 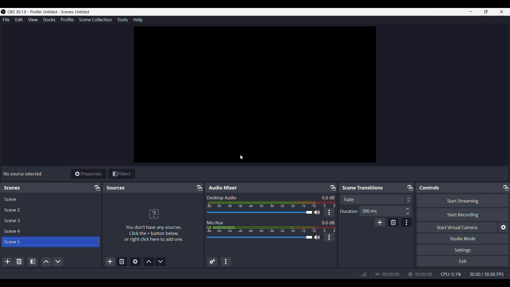 What do you see at coordinates (58, 261) in the screenshot?
I see `Move scene down` at bounding box center [58, 261].